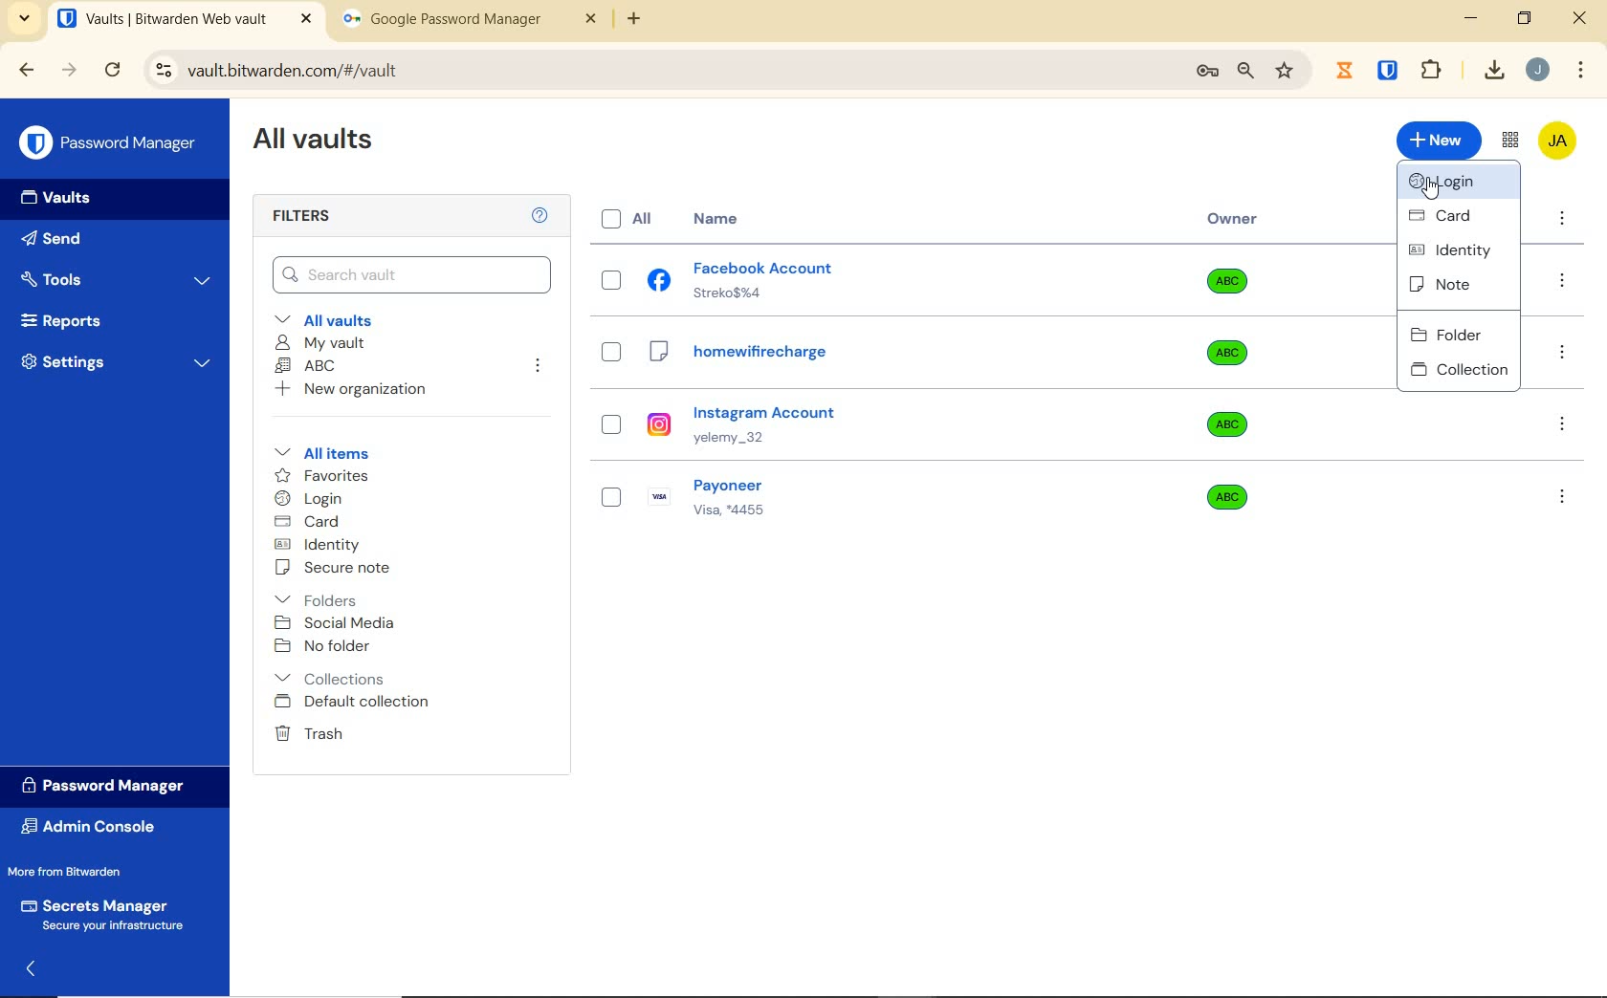 The height and width of the screenshot is (998, 1607). Describe the element at coordinates (742, 285) in the screenshot. I see `facebook account` at that location.